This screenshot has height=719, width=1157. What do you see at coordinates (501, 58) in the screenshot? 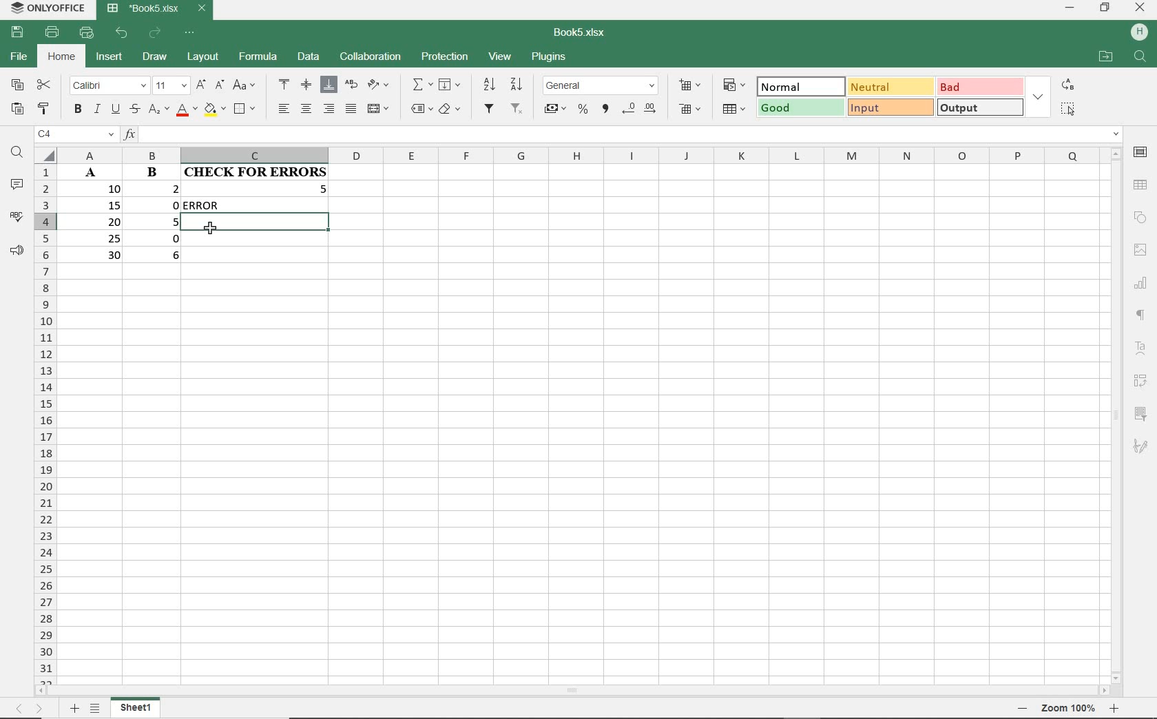
I see `VIEW` at bounding box center [501, 58].